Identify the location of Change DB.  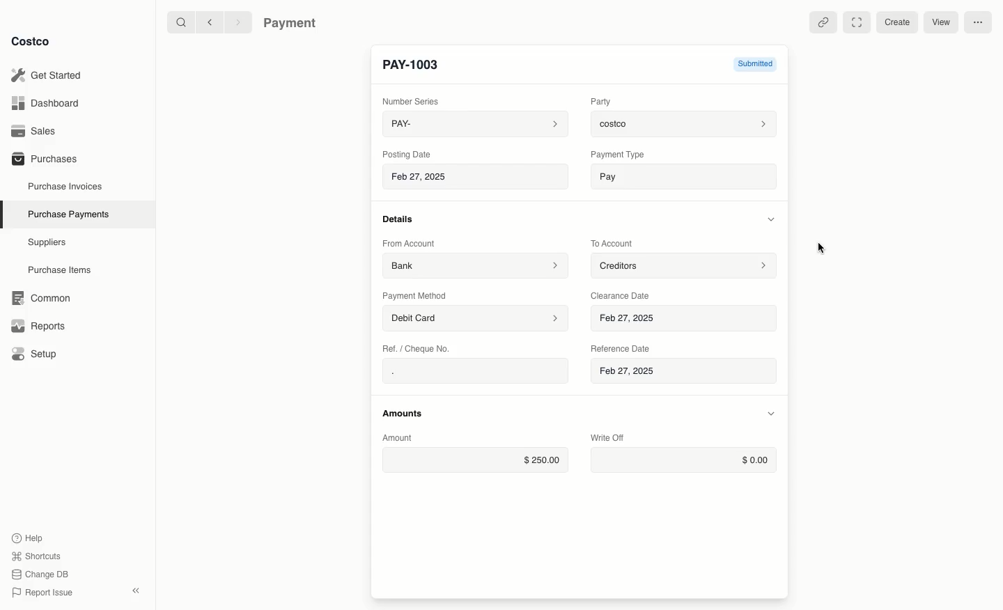
(42, 574).